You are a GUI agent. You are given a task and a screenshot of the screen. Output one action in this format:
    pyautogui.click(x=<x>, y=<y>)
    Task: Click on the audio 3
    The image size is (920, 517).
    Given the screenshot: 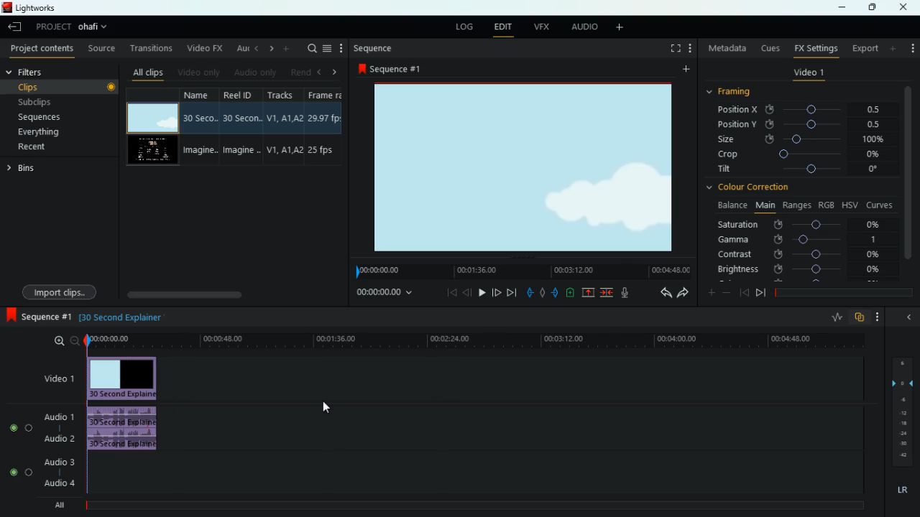 What is the action you would take?
    pyautogui.click(x=55, y=461)
    